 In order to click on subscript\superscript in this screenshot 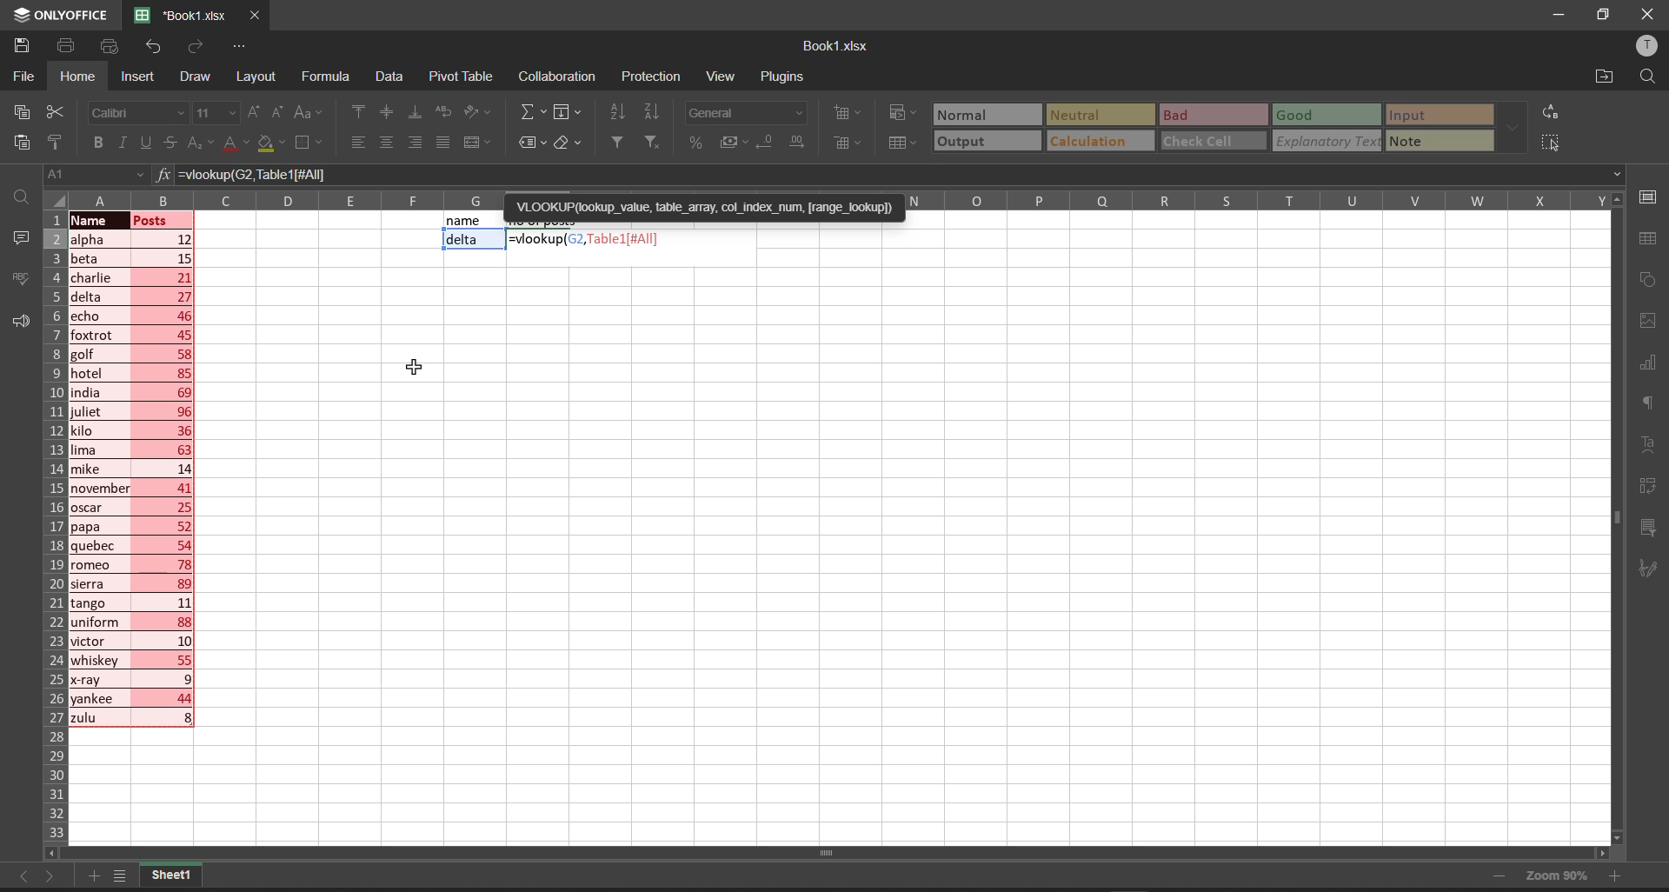, I will do `click(199, 140)`.